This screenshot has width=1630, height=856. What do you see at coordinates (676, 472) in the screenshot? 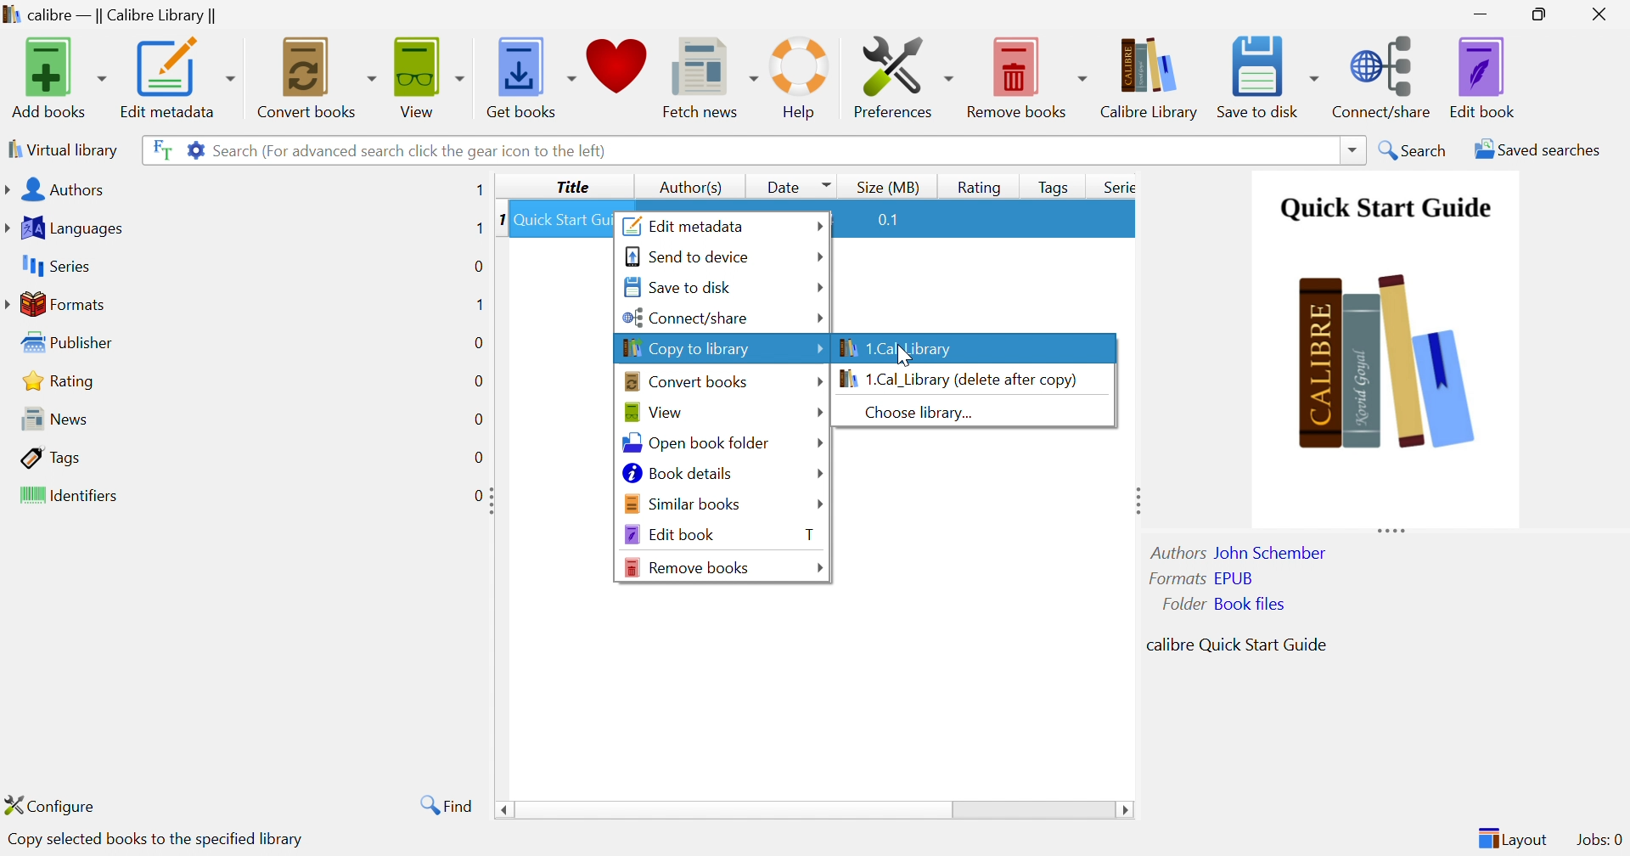
I see `Book details` at bounding box center [676, 472].